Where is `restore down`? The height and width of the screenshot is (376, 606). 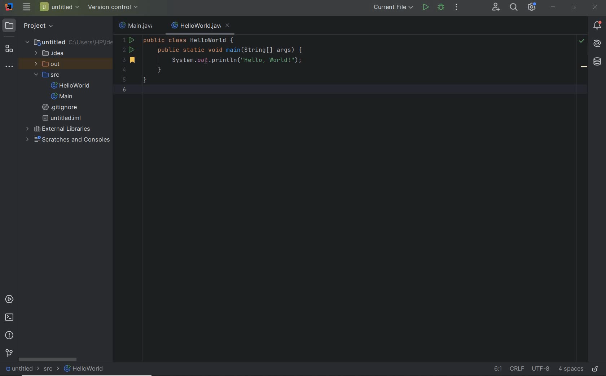
restore down is located at coordinates (574, 8).